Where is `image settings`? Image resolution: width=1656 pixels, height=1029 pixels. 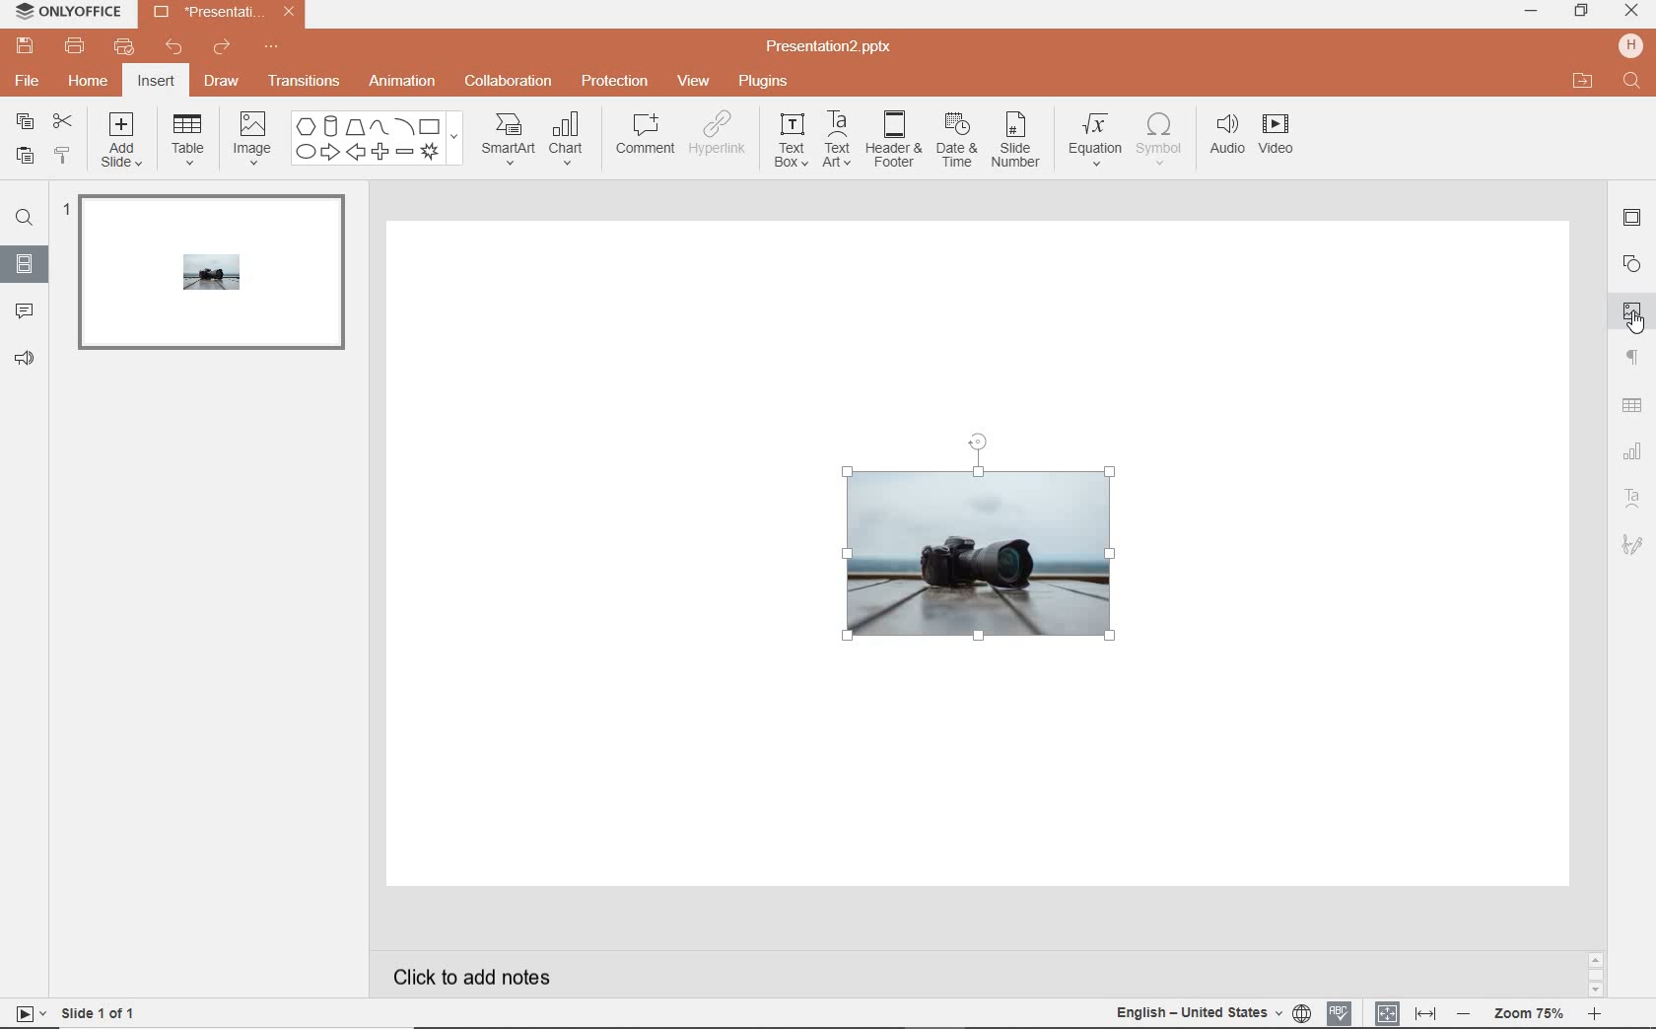
image settings is located at coordinates (1632, 310).